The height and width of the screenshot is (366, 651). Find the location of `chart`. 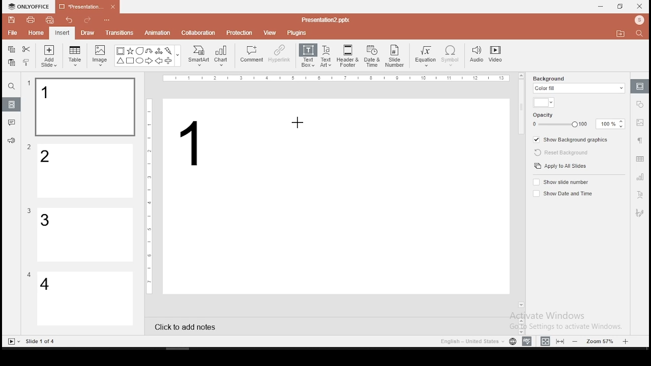

chart is located at coordinates (222, 55).